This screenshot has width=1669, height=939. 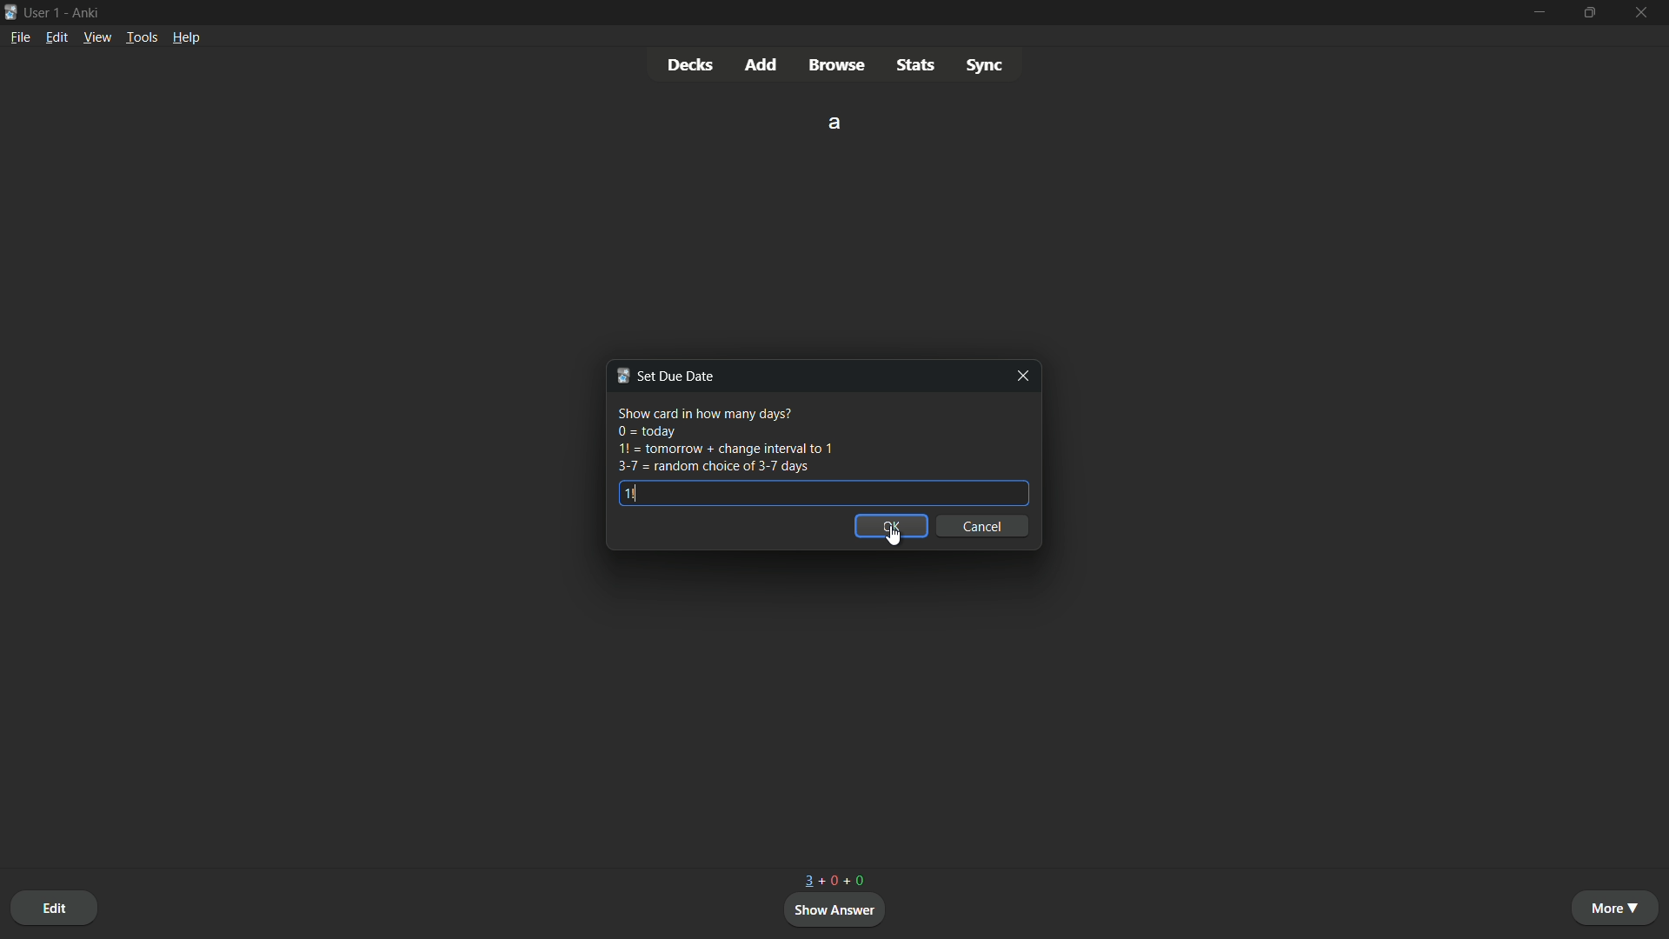 I want to click on view menu, so click(x=97, y=37).